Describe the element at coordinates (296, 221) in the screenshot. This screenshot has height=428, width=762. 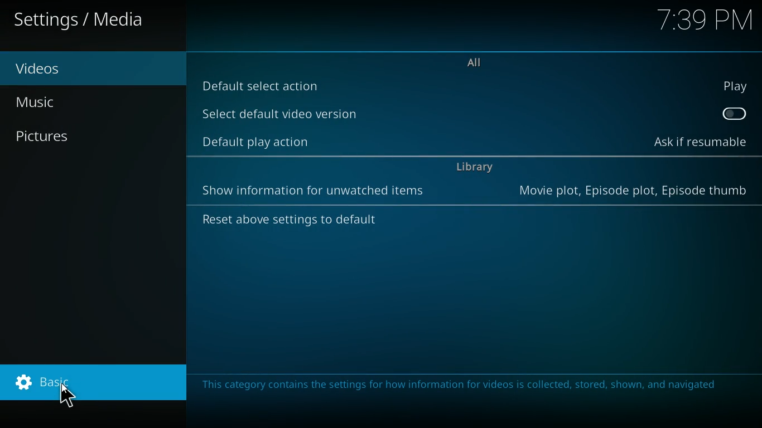
I see `reset` at that location.